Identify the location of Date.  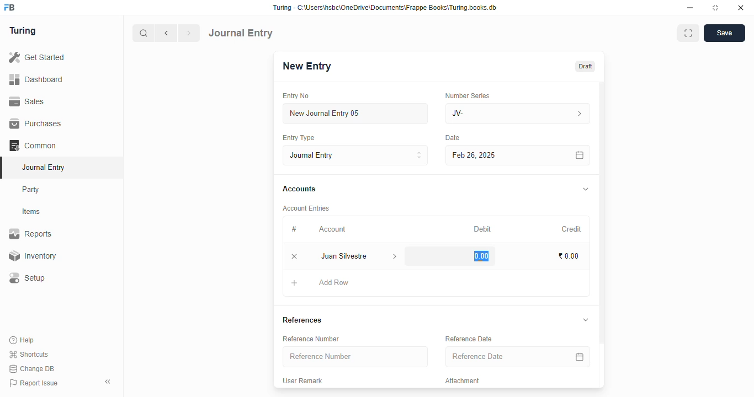
(453, 138).